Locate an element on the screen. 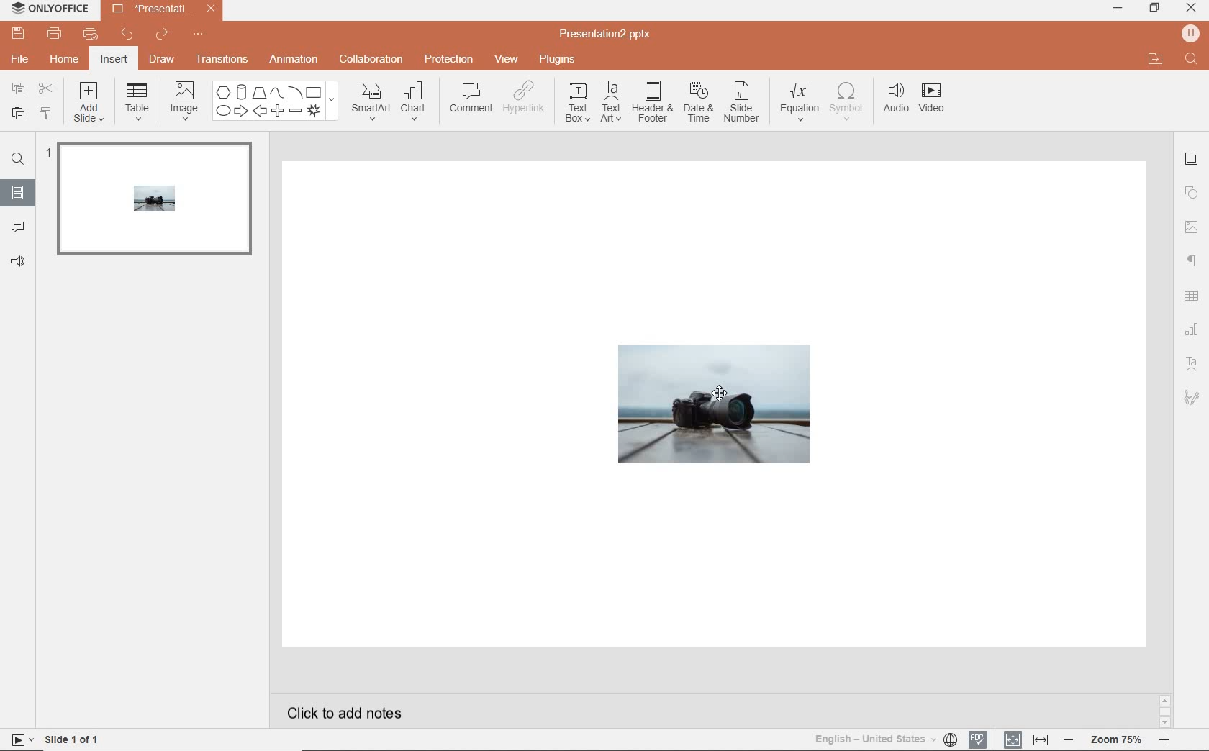 The height and width of the screenshot is (751, 1209). text art is located at coordinates (611, 104).